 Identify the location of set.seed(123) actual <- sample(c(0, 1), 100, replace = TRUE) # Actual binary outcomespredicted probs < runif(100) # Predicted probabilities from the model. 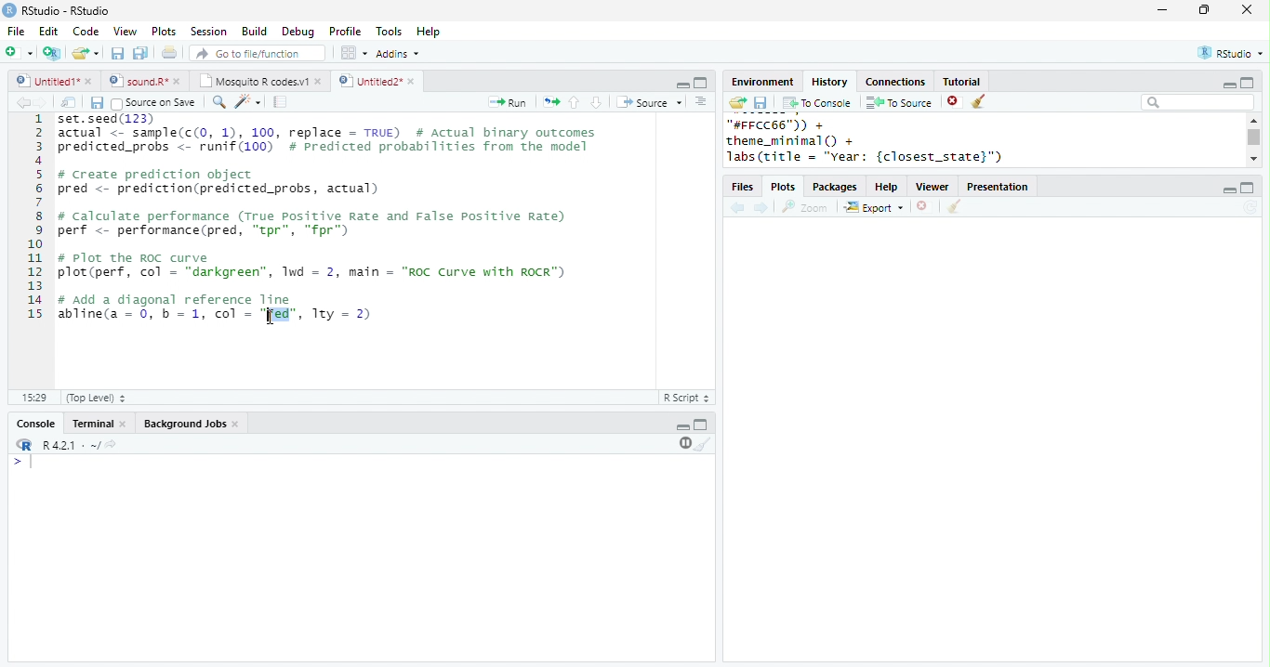
(330, 137).